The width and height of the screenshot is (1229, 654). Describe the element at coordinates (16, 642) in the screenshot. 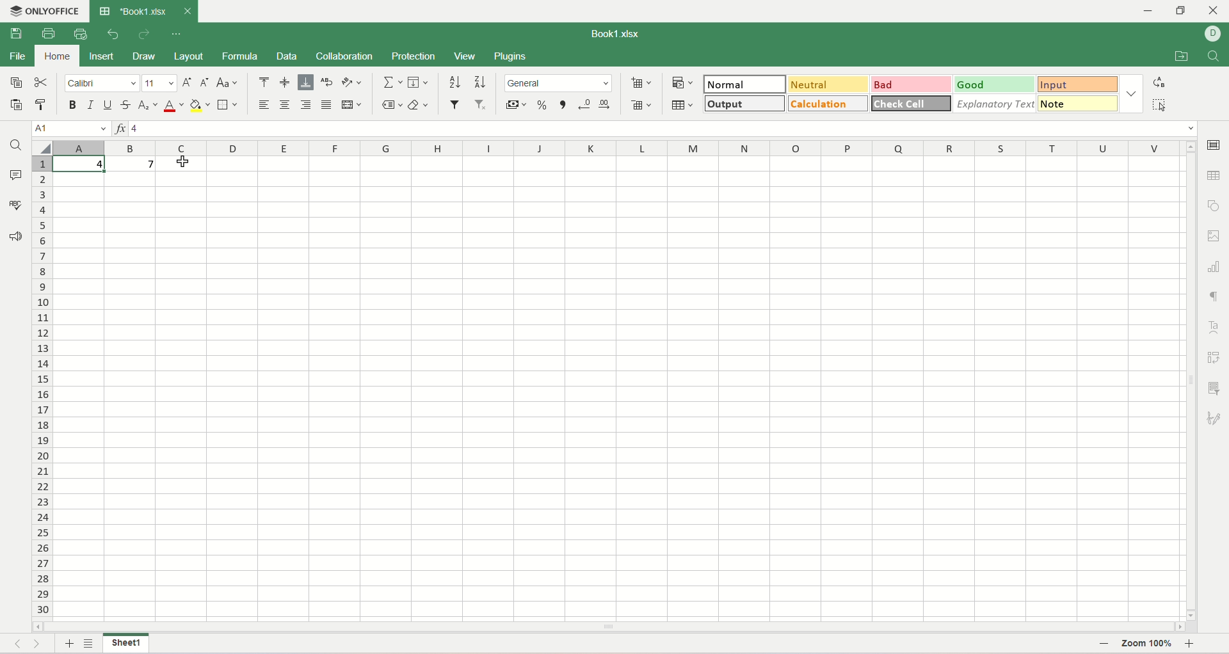

I see `previous` at that location.